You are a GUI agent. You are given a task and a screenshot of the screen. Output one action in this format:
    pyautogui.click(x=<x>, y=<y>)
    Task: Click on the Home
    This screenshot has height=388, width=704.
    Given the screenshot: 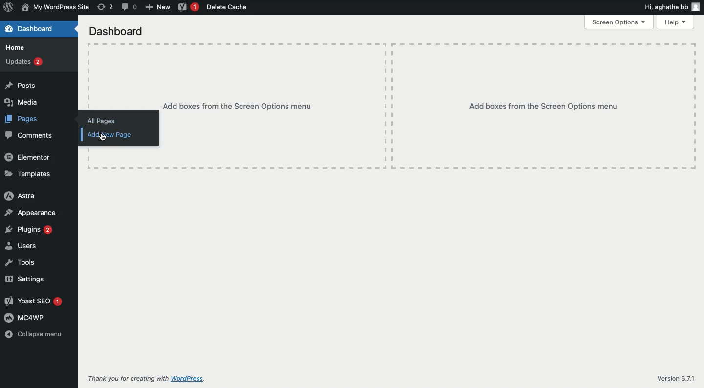 What is the action you would take?
    pyautogui.click(x=15, y=47)
    